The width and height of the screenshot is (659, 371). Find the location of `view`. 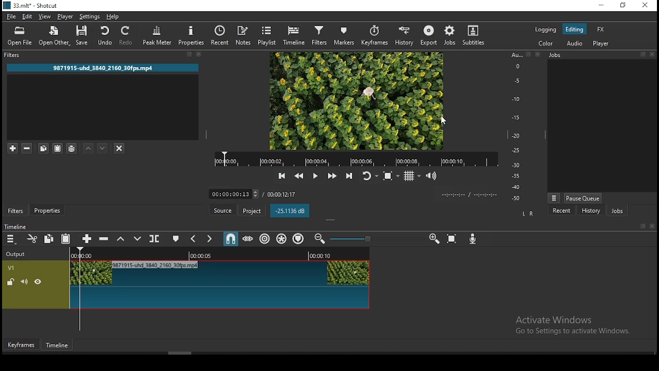

view is located at coordinates (45, 16).